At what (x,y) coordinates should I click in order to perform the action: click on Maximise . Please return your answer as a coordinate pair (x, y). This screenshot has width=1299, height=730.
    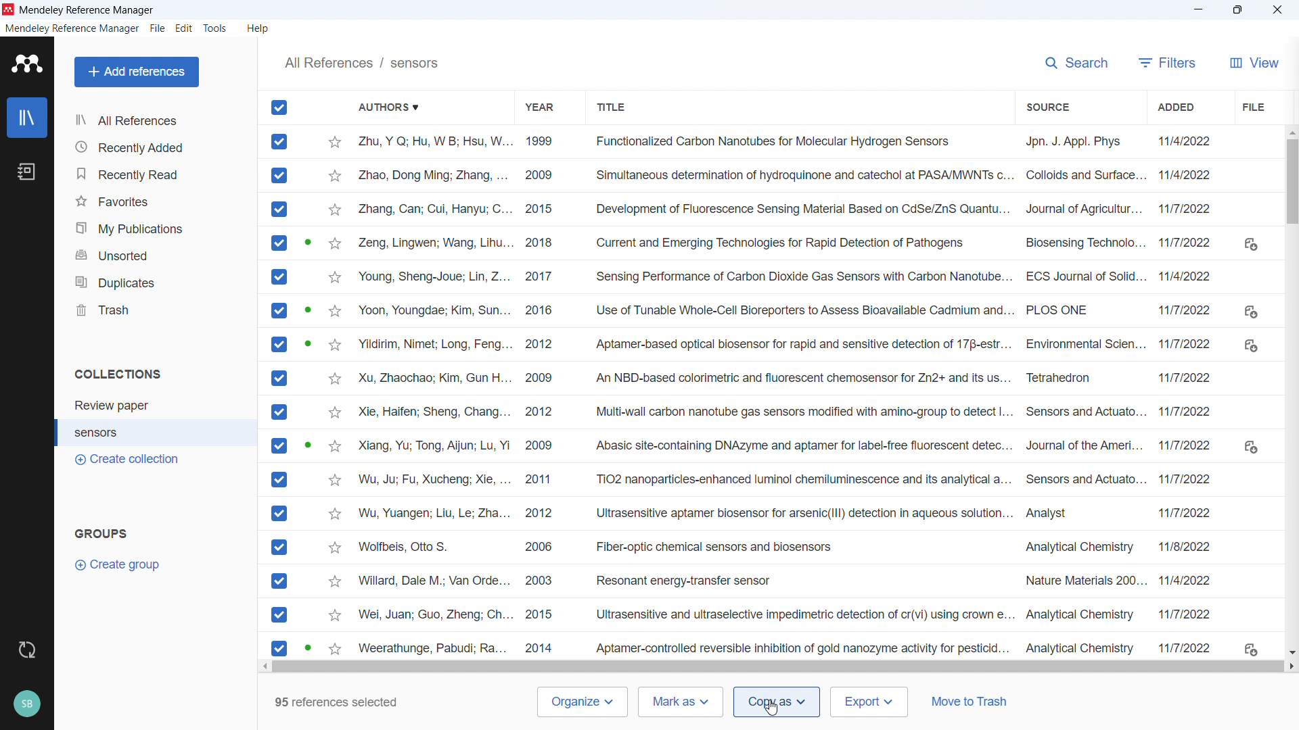
    Looking at the image, I should click on (1236, 9).